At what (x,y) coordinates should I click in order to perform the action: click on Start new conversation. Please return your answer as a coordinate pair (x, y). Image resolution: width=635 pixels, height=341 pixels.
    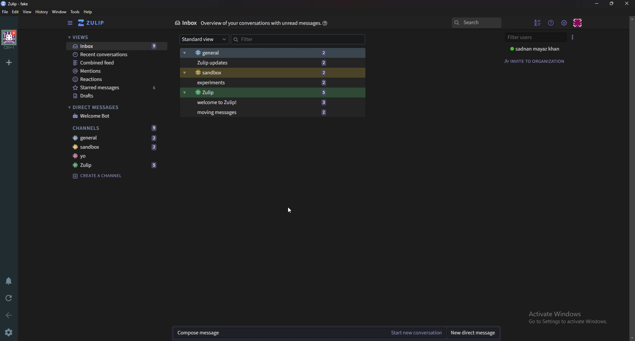
    Looking at the image, I should click on (415, 332).